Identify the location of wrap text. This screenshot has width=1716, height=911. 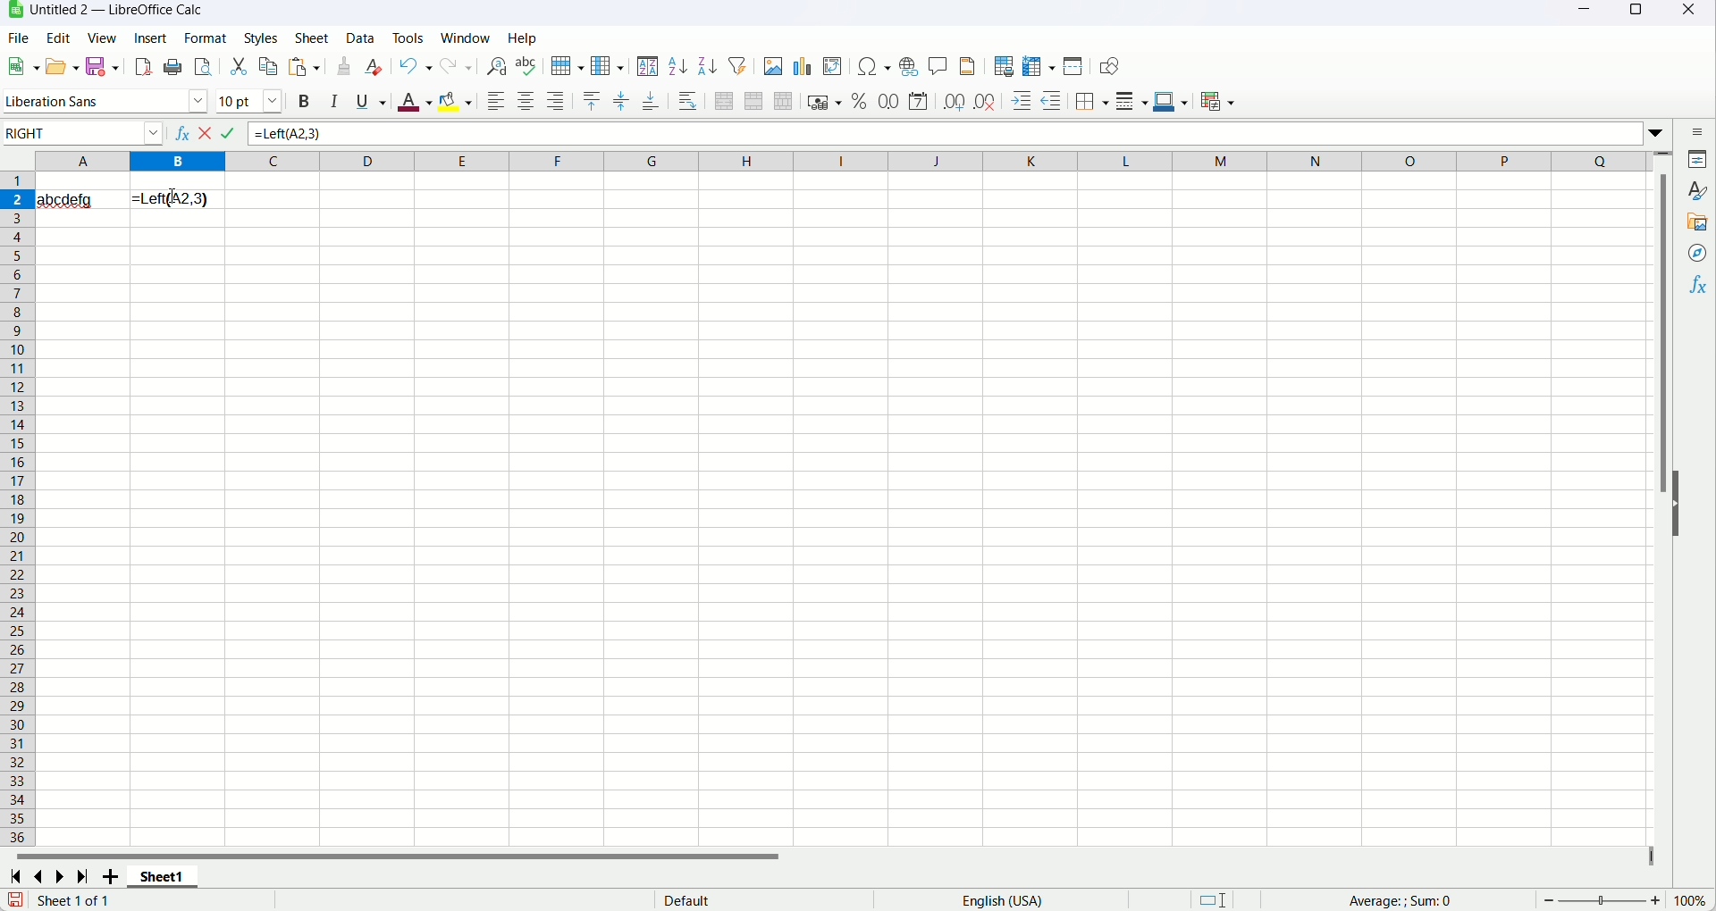
(690, 103).